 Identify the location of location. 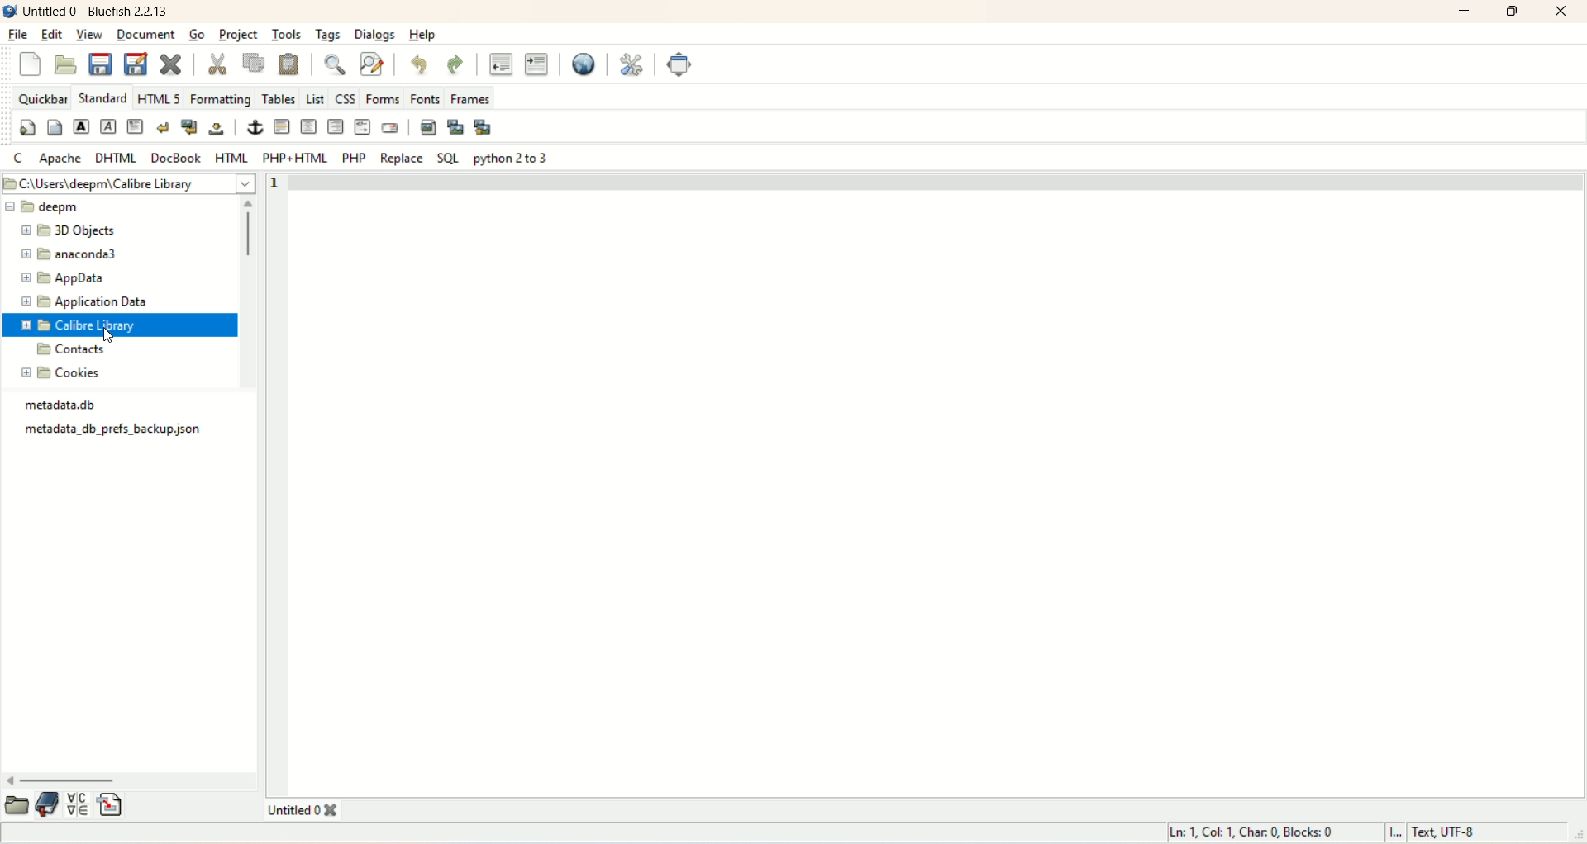
(131, 183).